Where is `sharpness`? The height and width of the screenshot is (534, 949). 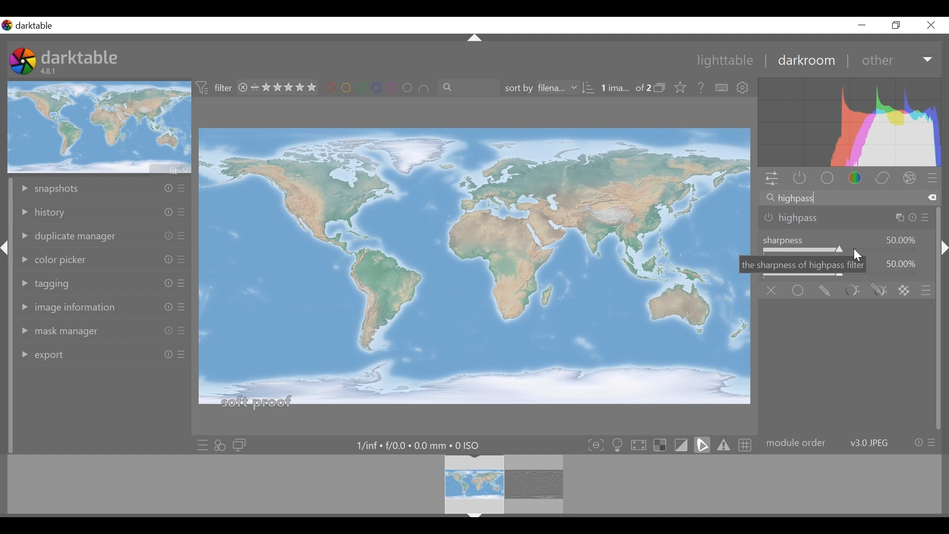
sharpness is located at coordinates (847, 251).